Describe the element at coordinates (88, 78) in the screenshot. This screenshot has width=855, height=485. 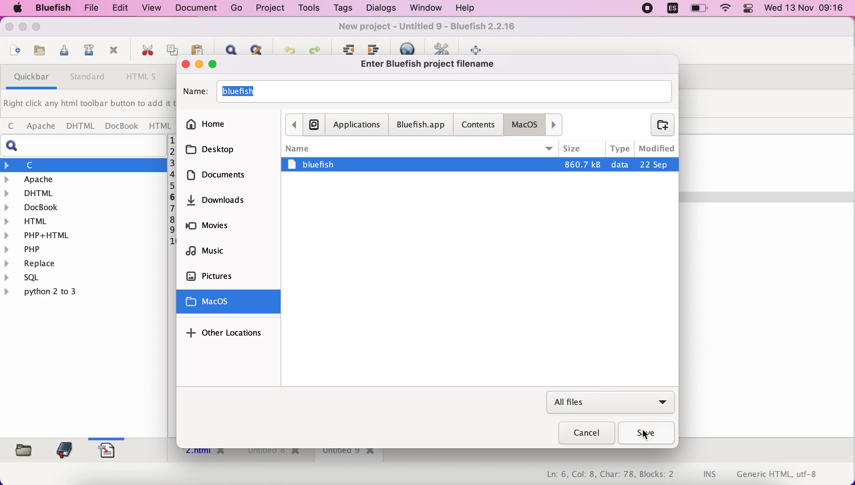
I see `standard` at that location.